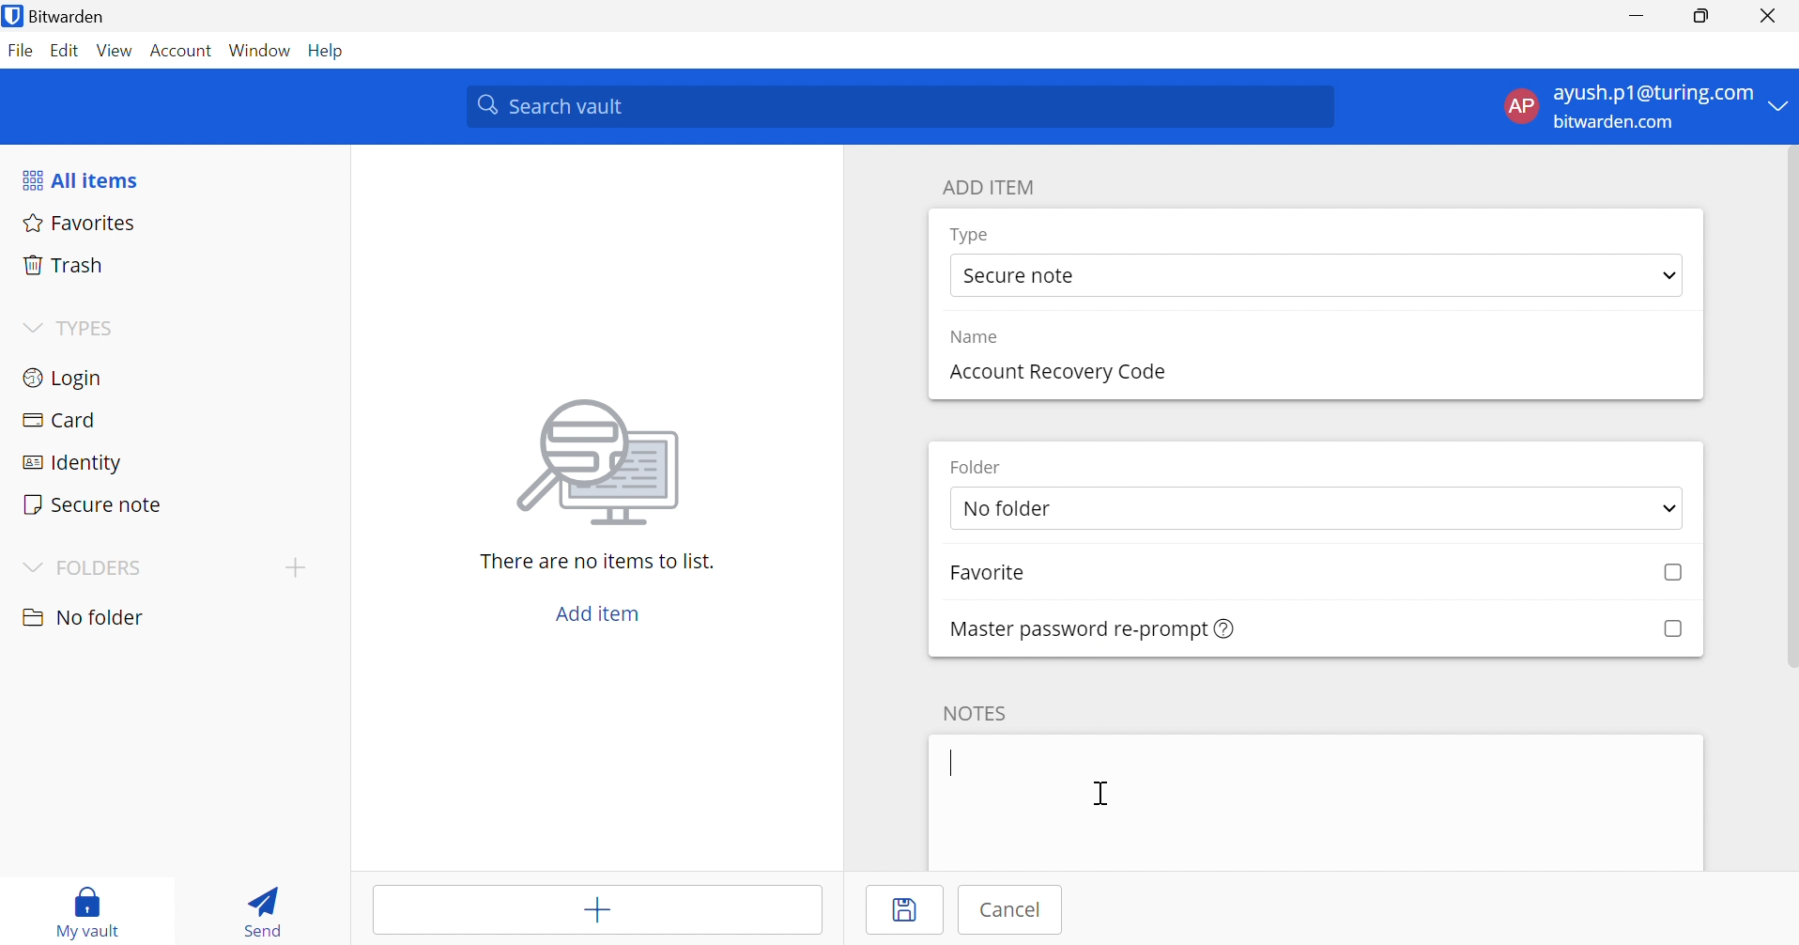  I want to click on FOLDERS, so click(106, 567).